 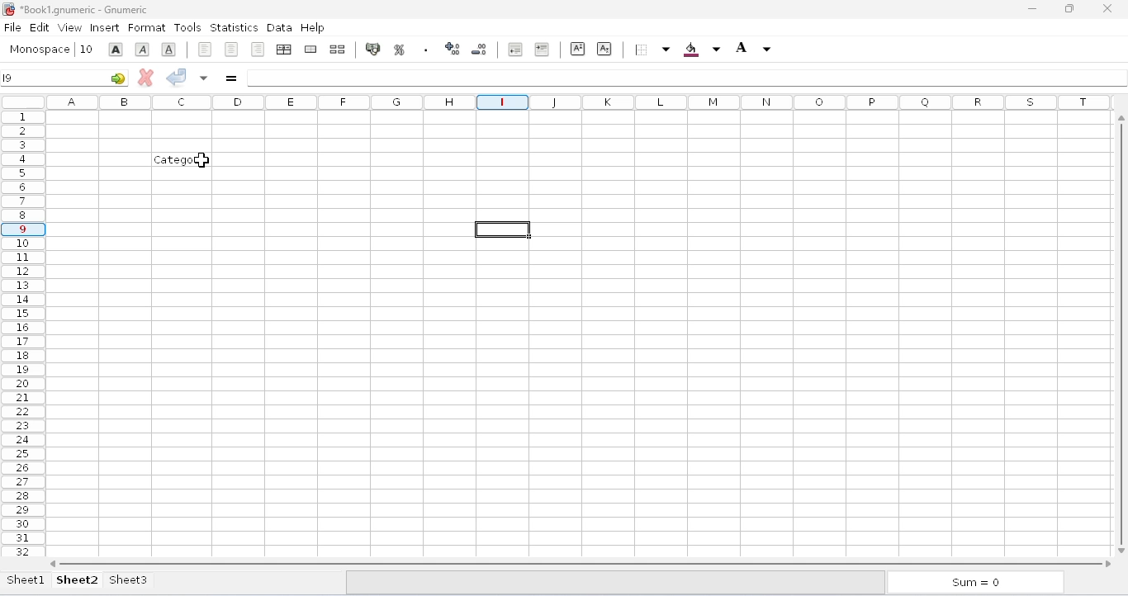 I want to click on sheet3, so click(x=128, y=579).